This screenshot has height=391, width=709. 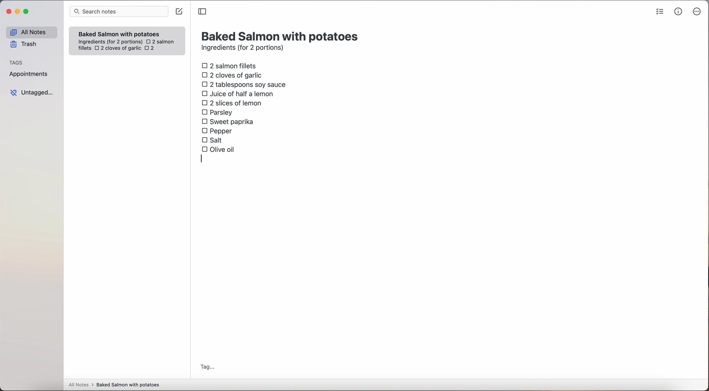 What do you see at coordinates (203, 12) in the screenshot?
I see `toggle sidebar` at bounding box center [203, 12].